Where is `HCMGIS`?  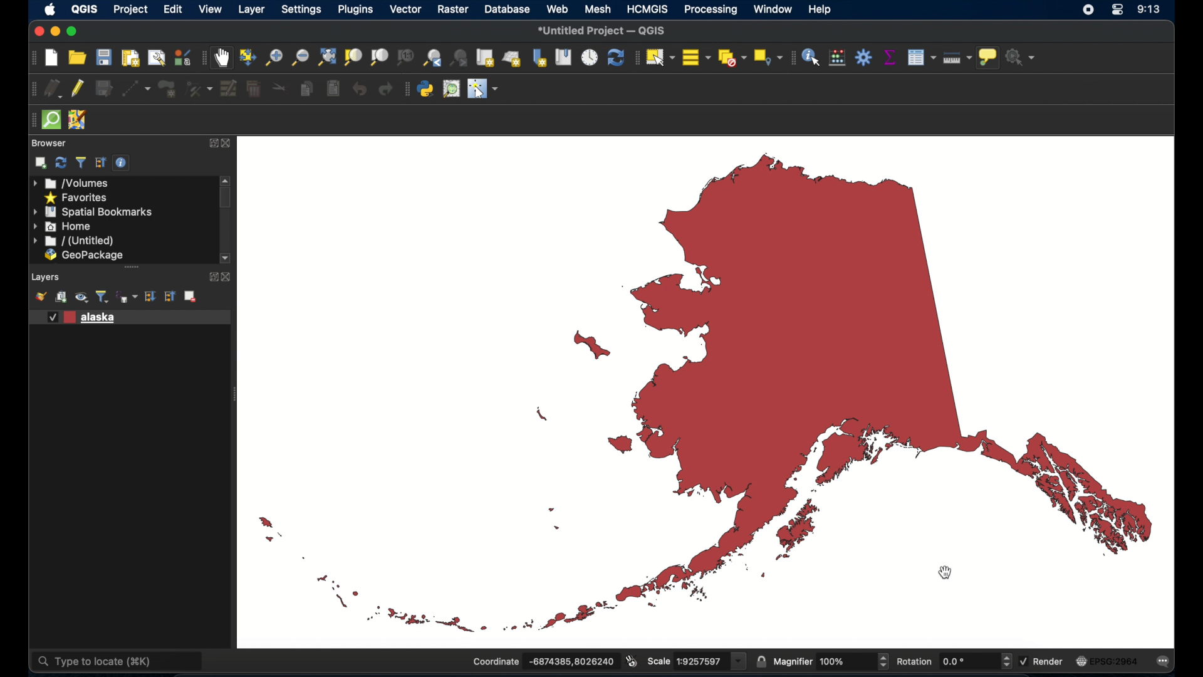 HCMGIS is located at coordinates (648, 9).